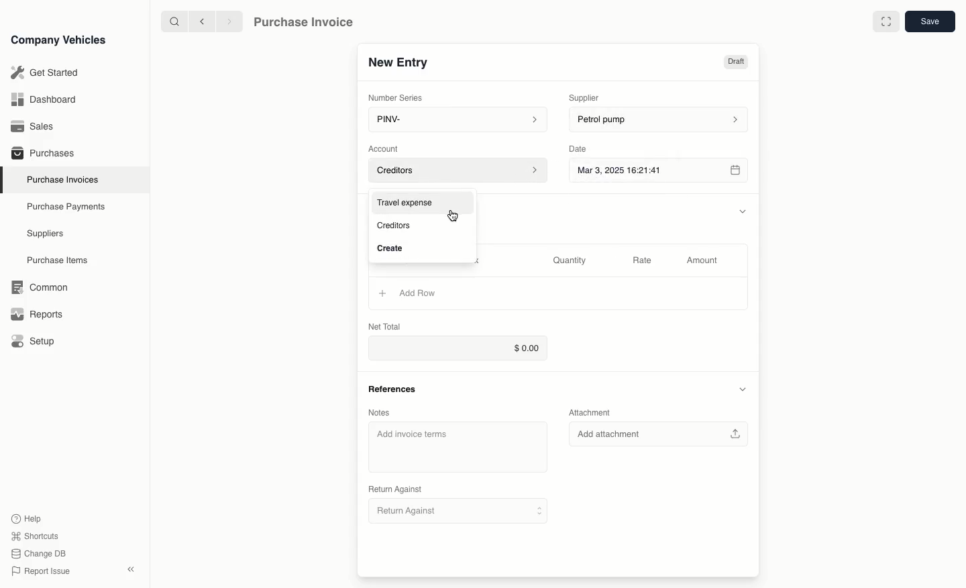  Describe the element at coordinates (40, 554) in the screenshot. I see `change DB` at that location.